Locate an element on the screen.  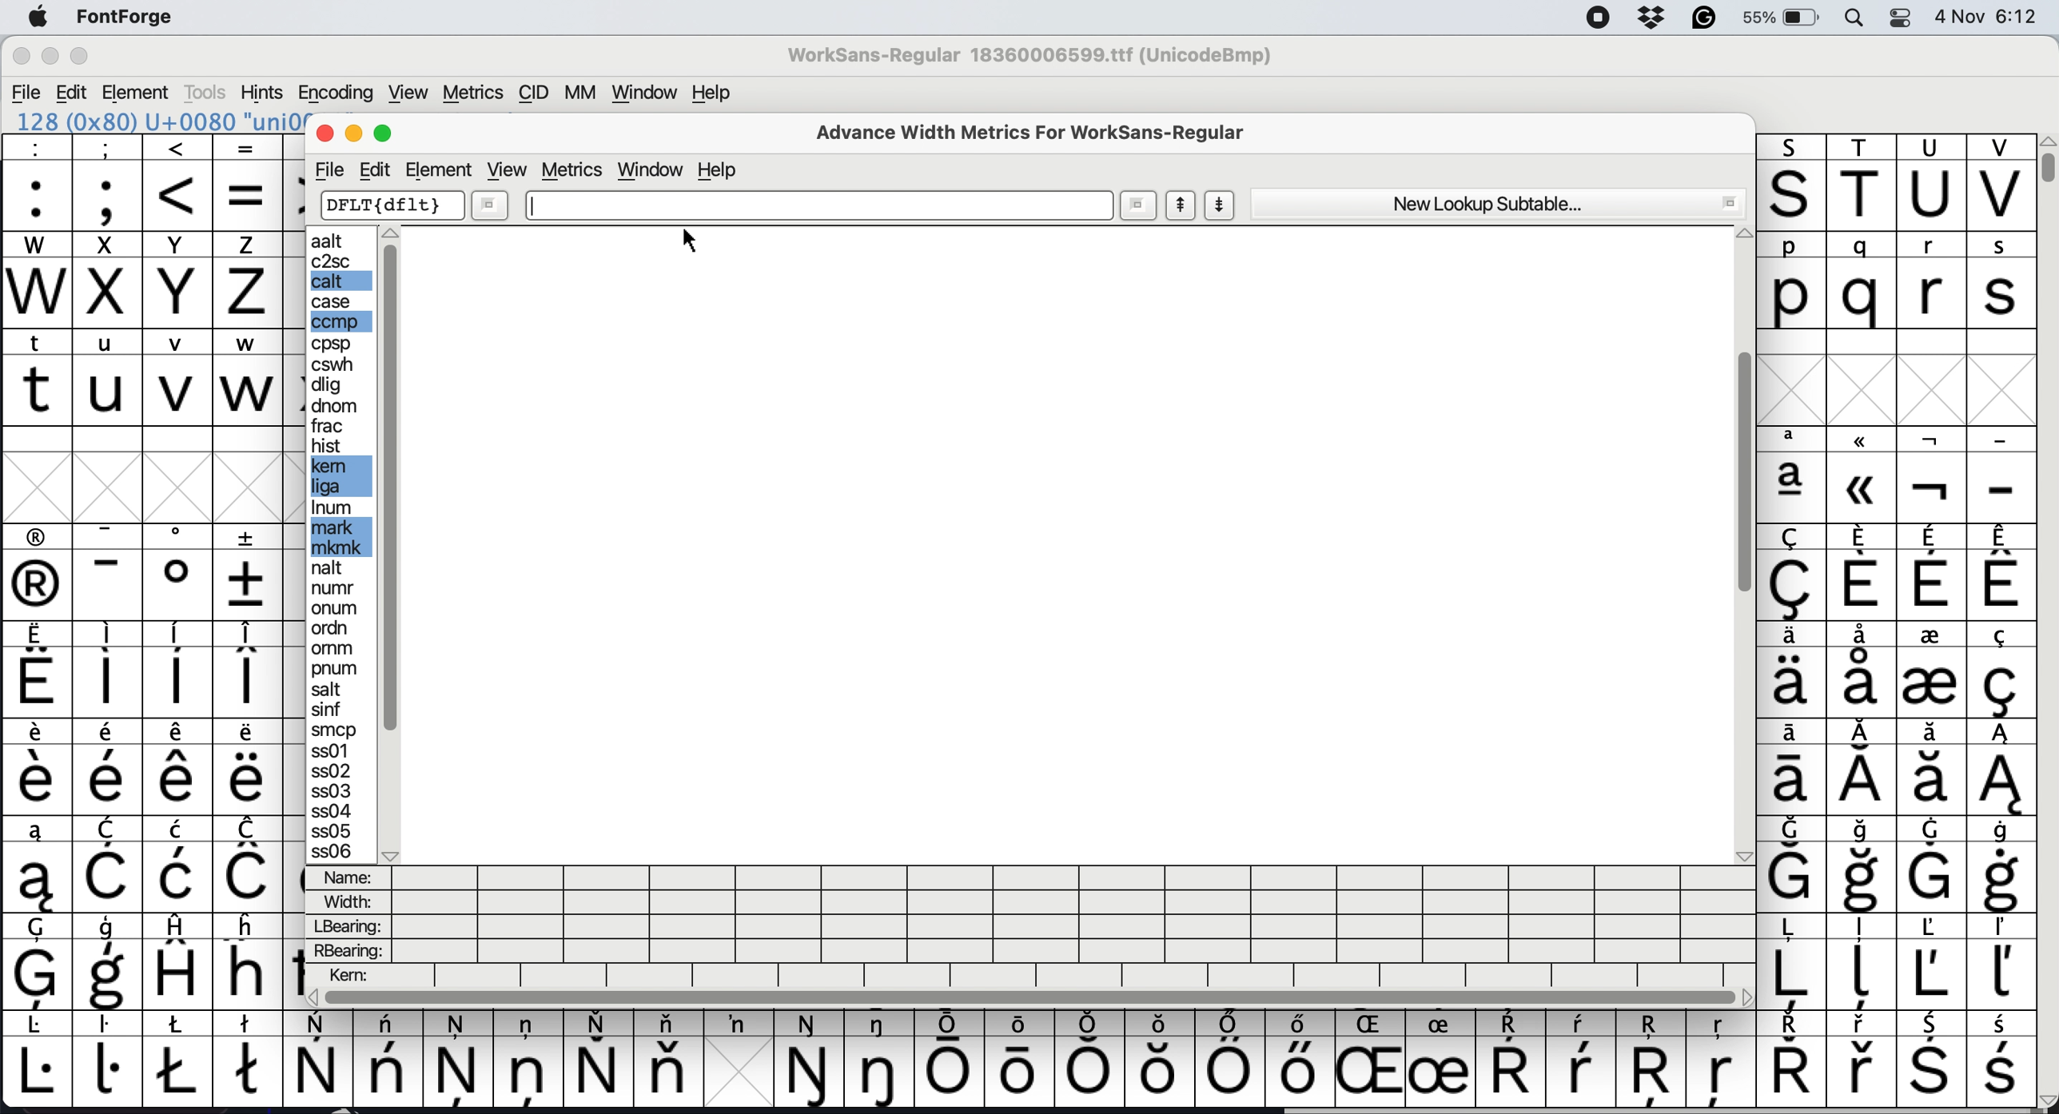
show previous letter is located at coordinates (1180, 205).